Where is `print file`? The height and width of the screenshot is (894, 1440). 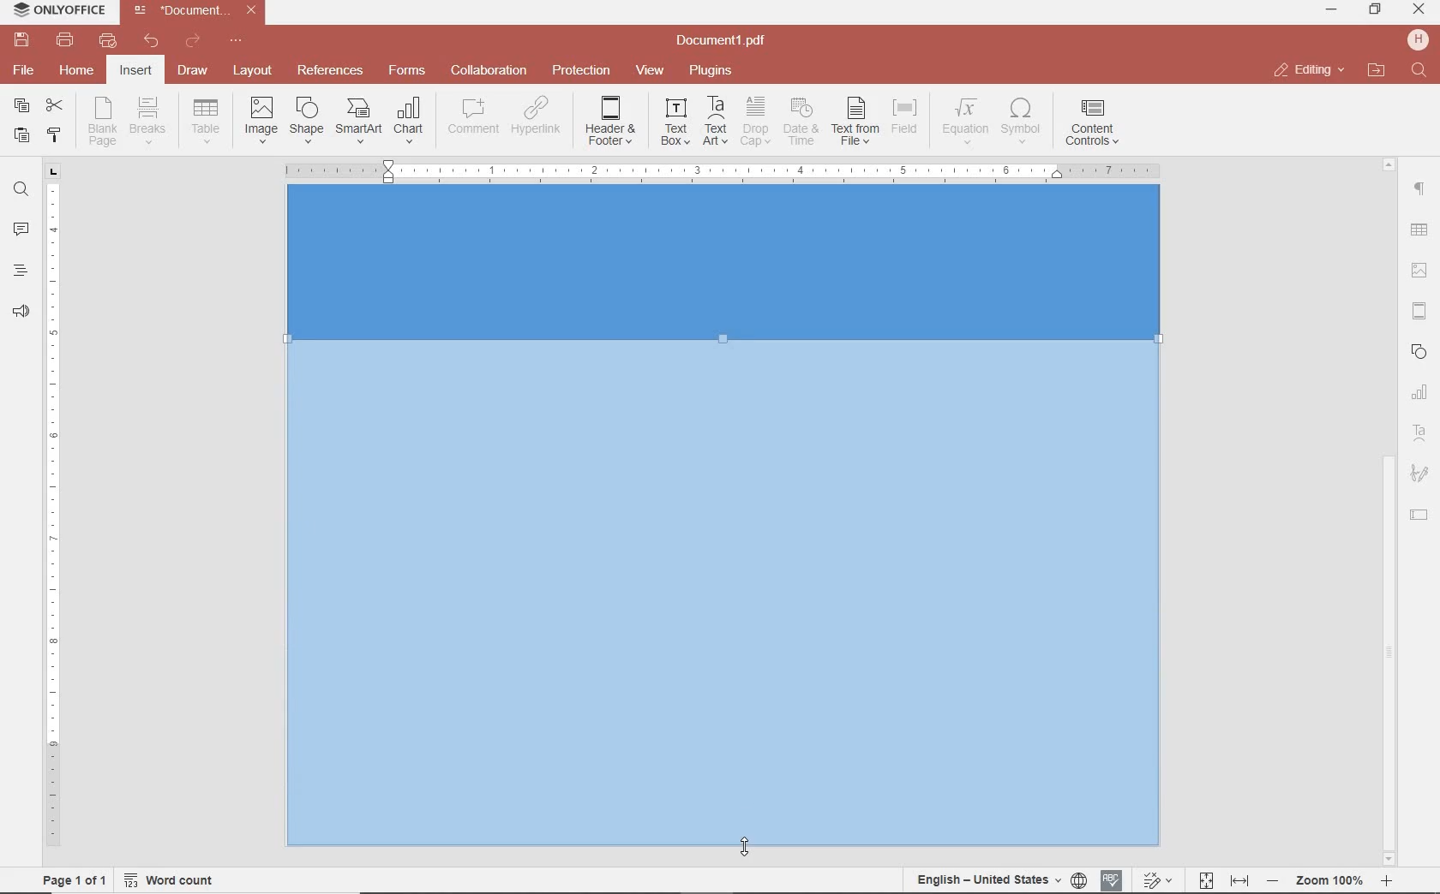
print file is located at coordinates (65, 40).